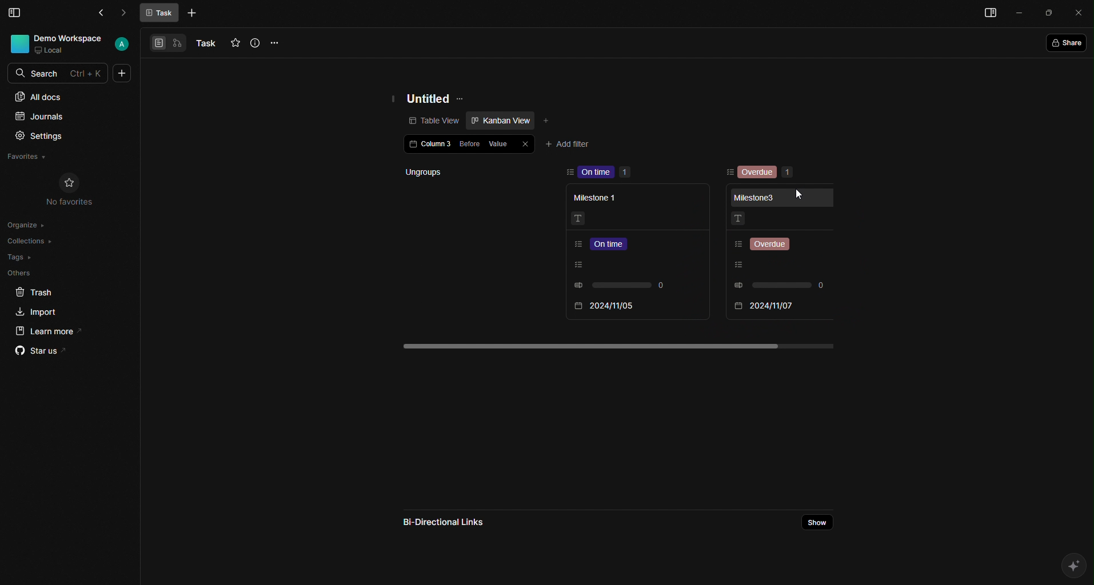 The height and width of the screenshot is (585, 1094). I want to click on Import, so click(37, 312).